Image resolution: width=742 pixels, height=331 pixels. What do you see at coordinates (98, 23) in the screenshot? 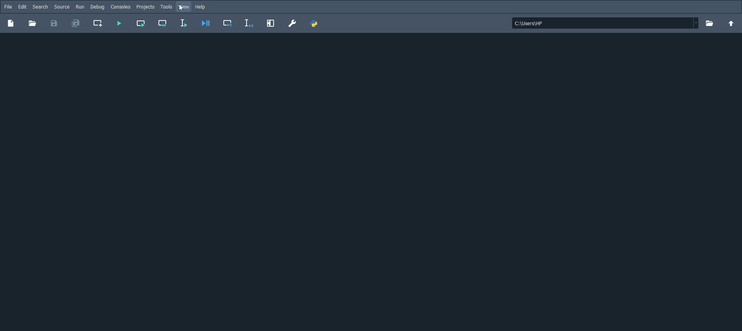
I see `Create new cell at the current line` at bounding box center [98, 23].